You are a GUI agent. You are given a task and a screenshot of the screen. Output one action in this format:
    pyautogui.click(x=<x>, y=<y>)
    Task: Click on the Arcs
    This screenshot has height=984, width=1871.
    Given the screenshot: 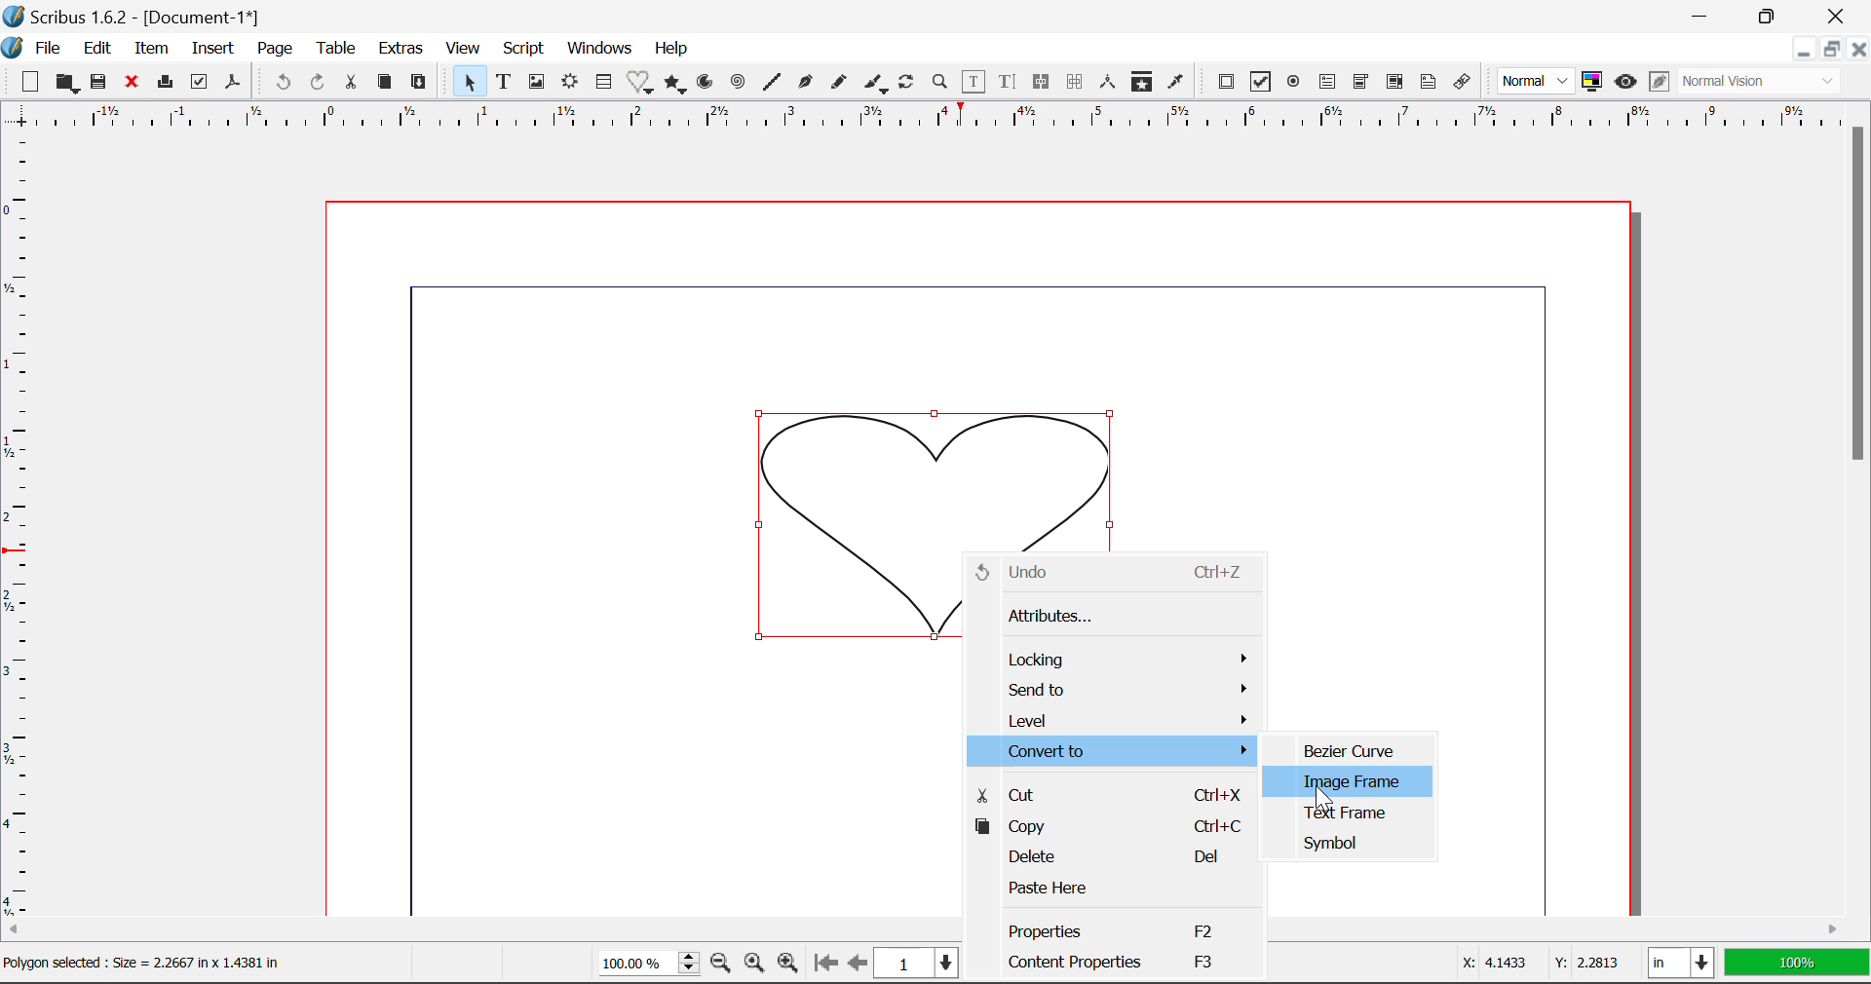 What is the action you would take?
    pyautogui.click(x=704, y=82)
    